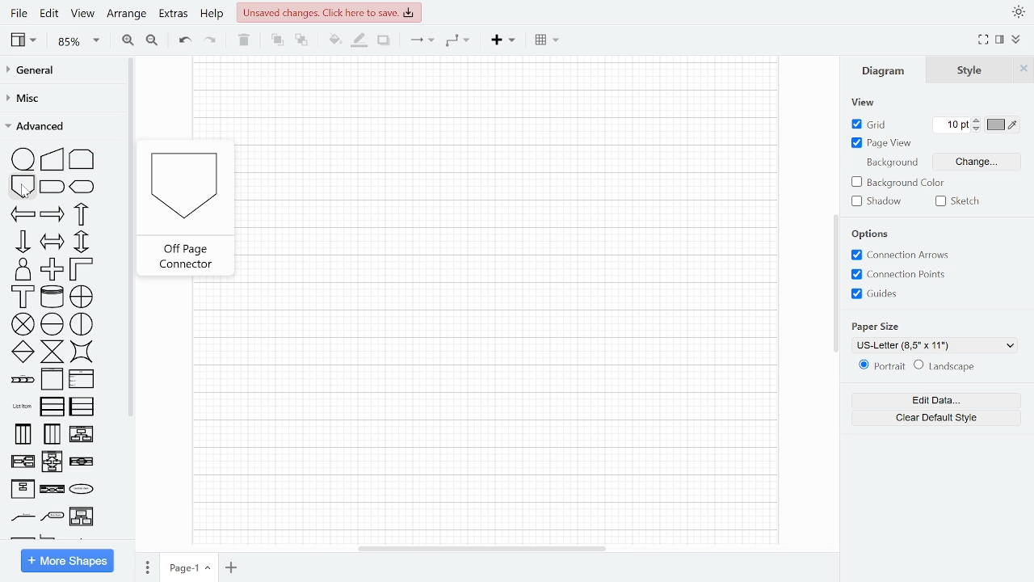 The width and height of the screenshot is (1034, 582). I want to click on tree container, so click(82, 462).